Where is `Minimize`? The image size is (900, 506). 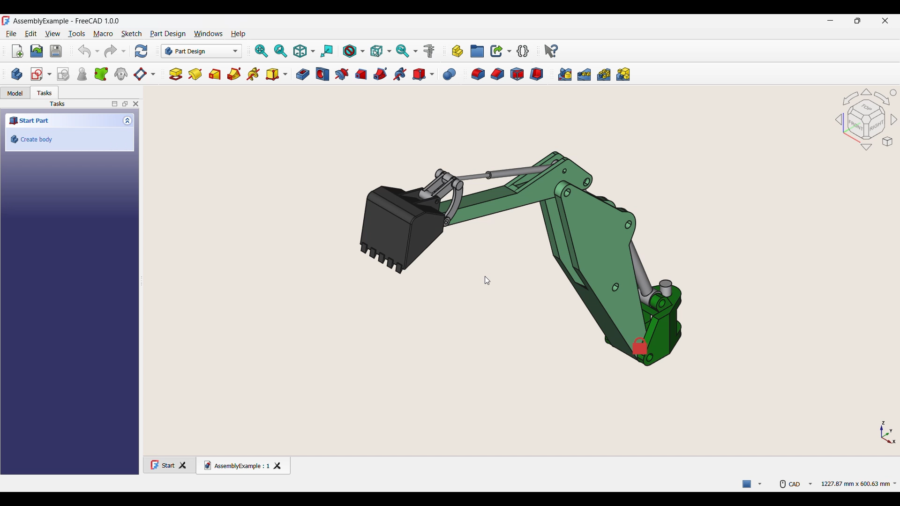
Minimize is located at coordinates (830, 21).